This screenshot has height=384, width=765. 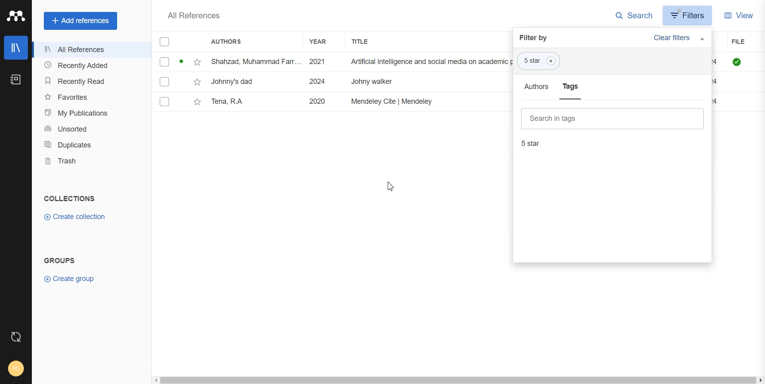 What do you see at coordinates (369, 42) in the screenshot?
I see `Title` at bounding box center [369, 42].